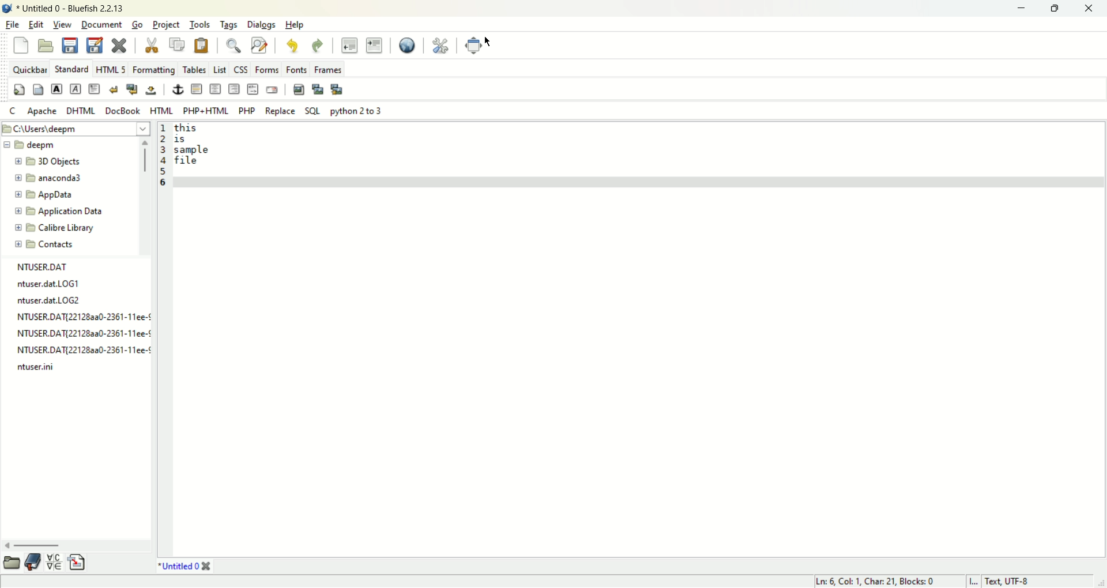  What do you see at coordinates (32, 562) in the screenshot?
I see `bookmark` at bounding box center [32, 562].